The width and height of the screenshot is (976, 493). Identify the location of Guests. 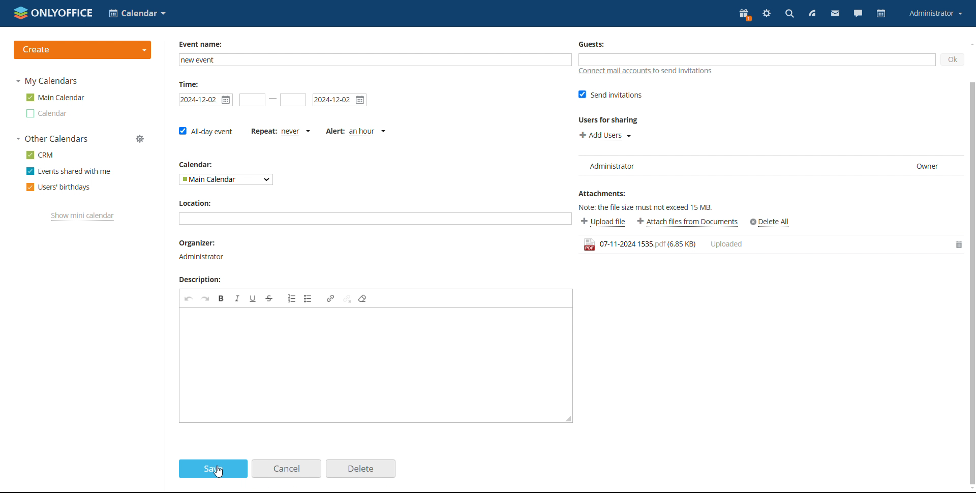
(596, 45).